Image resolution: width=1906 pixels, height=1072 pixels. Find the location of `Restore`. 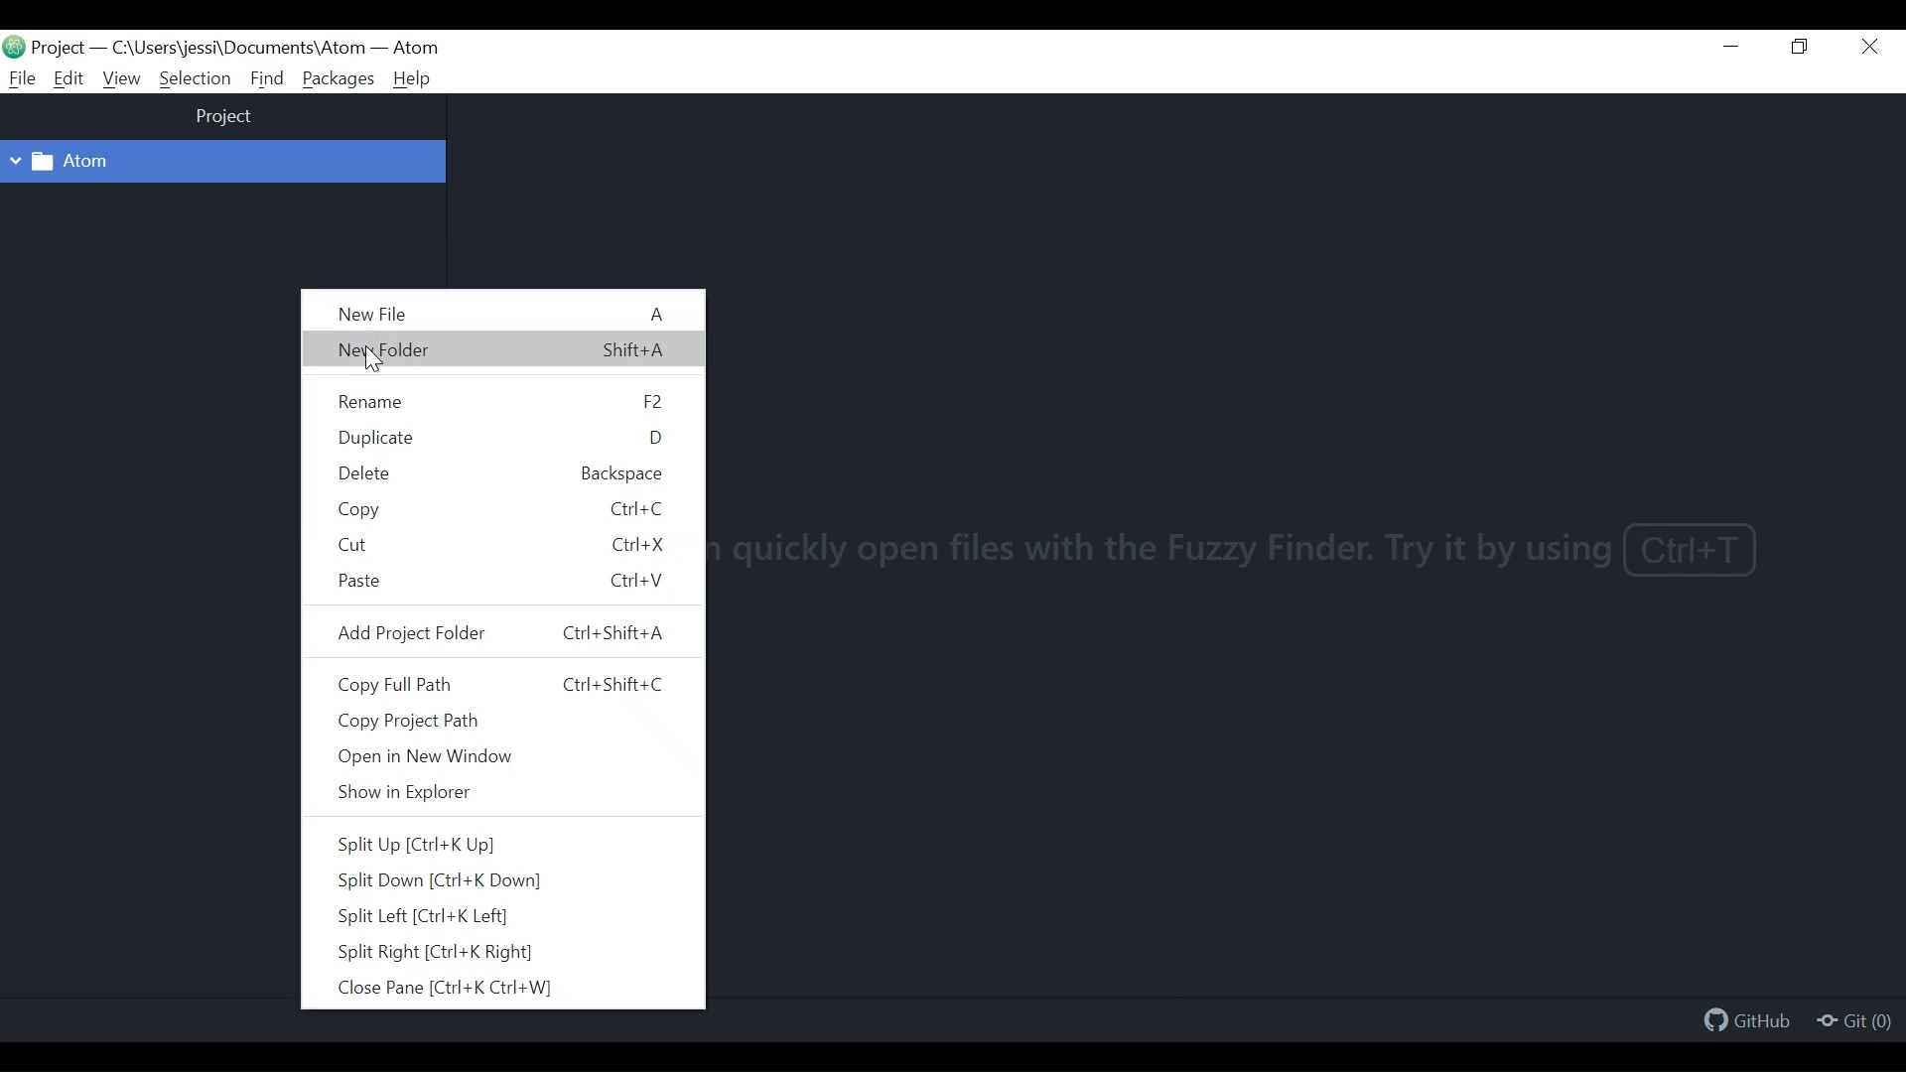

Restore is located at coordinates (1803, 48).